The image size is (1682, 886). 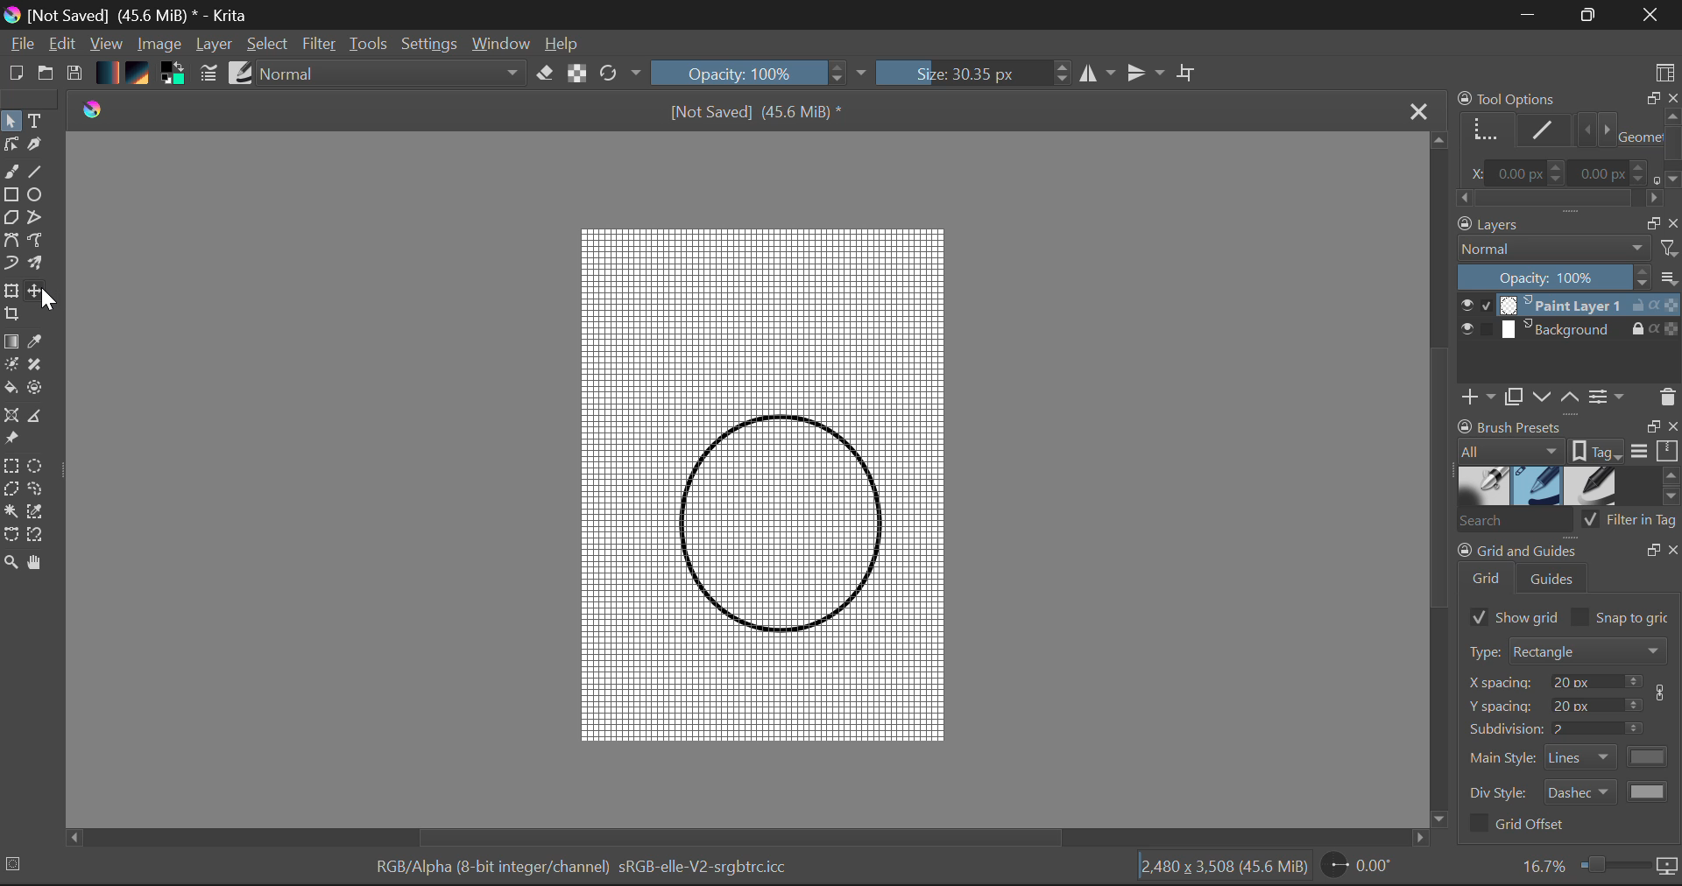 What do you see at coordinates (41, 417) in the screenshot?
I see `Measurements` at bounding box center [41, 417].